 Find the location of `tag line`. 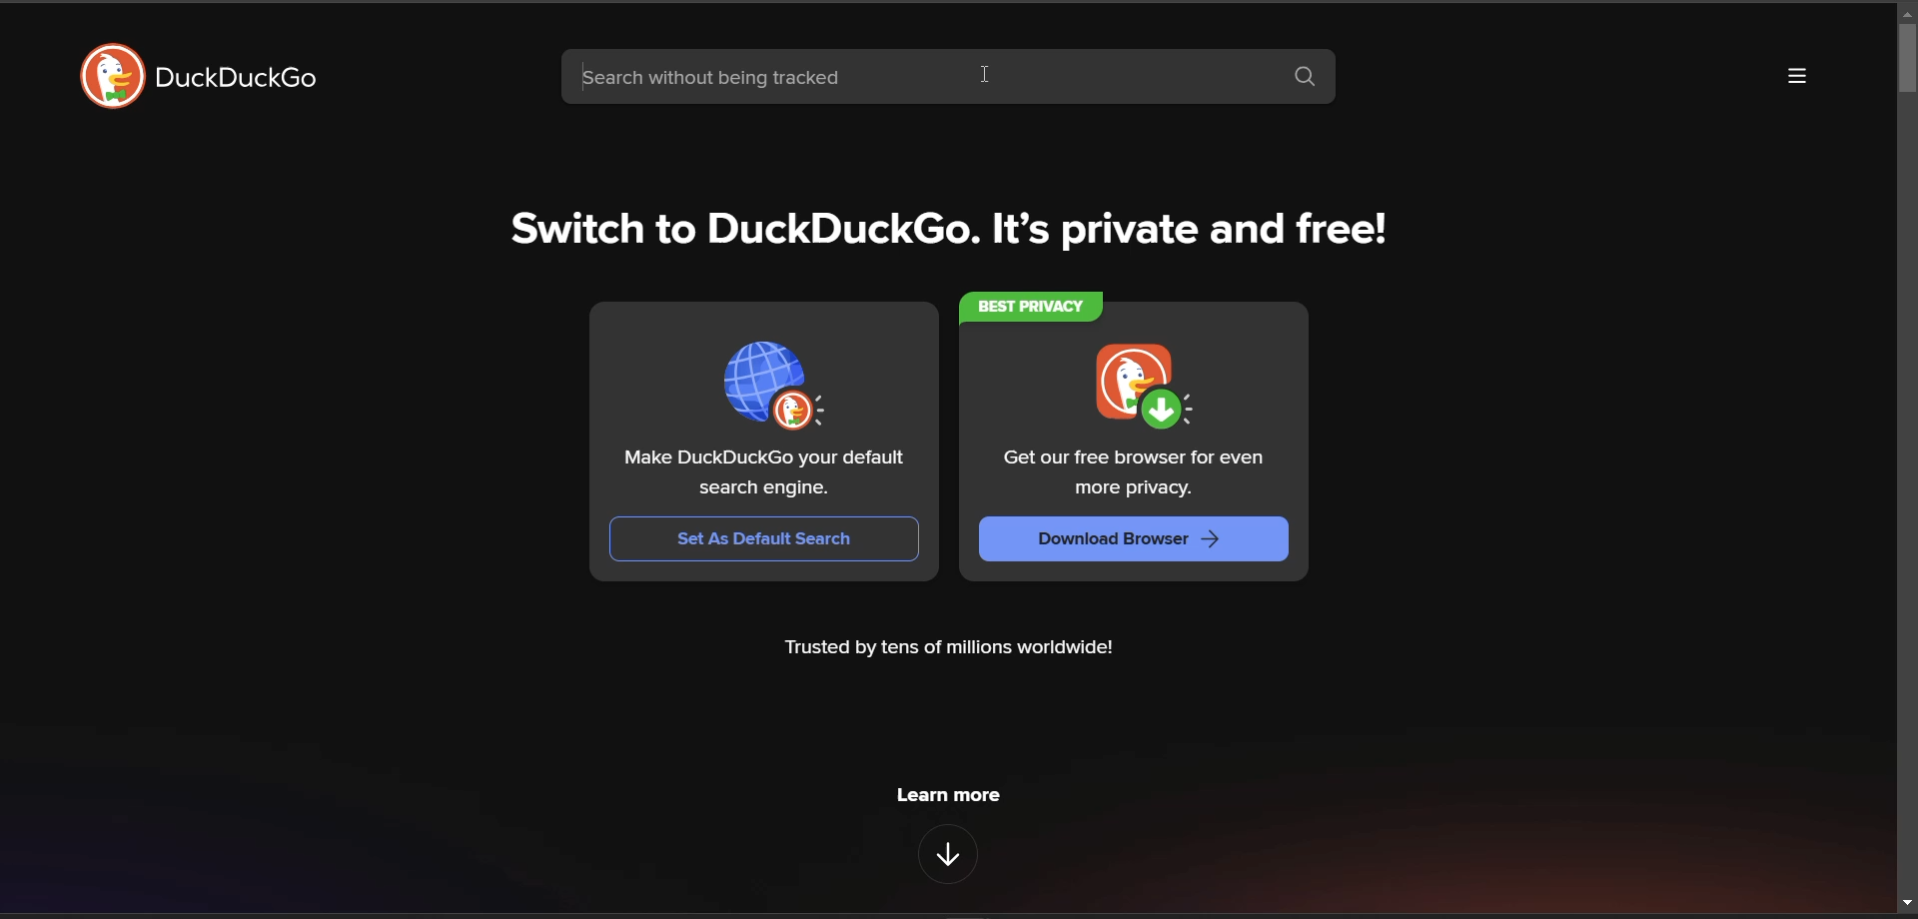

tag line is located at coordinates (961, 235).